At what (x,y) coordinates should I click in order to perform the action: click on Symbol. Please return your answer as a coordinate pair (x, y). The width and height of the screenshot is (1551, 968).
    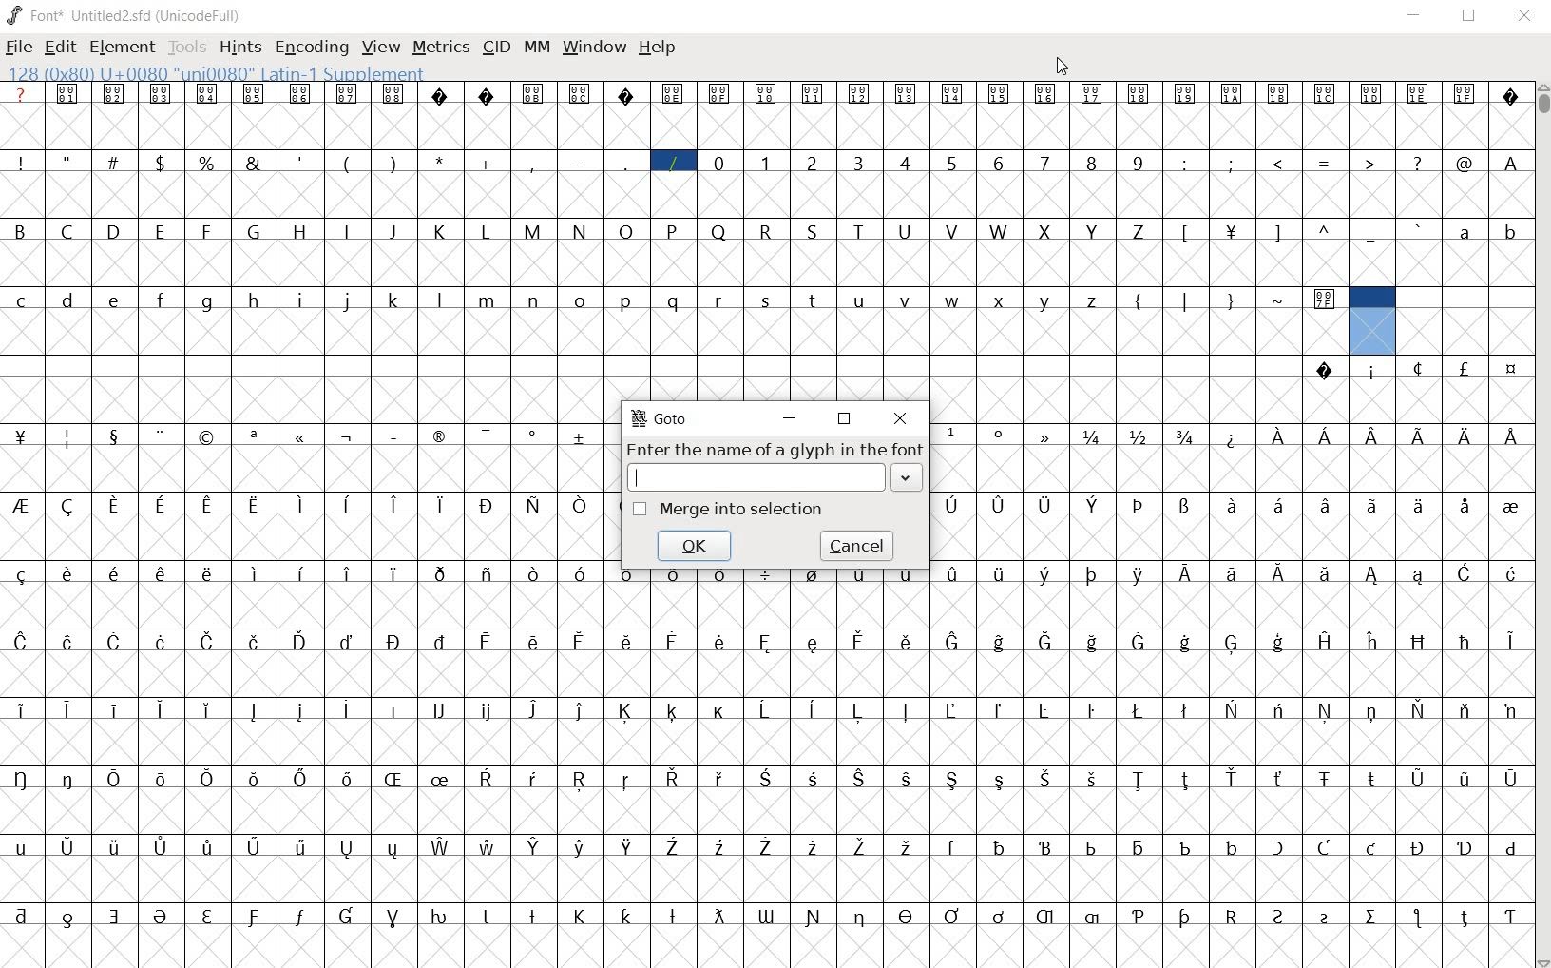
    Looking at the image, I should click on (1464, 845).